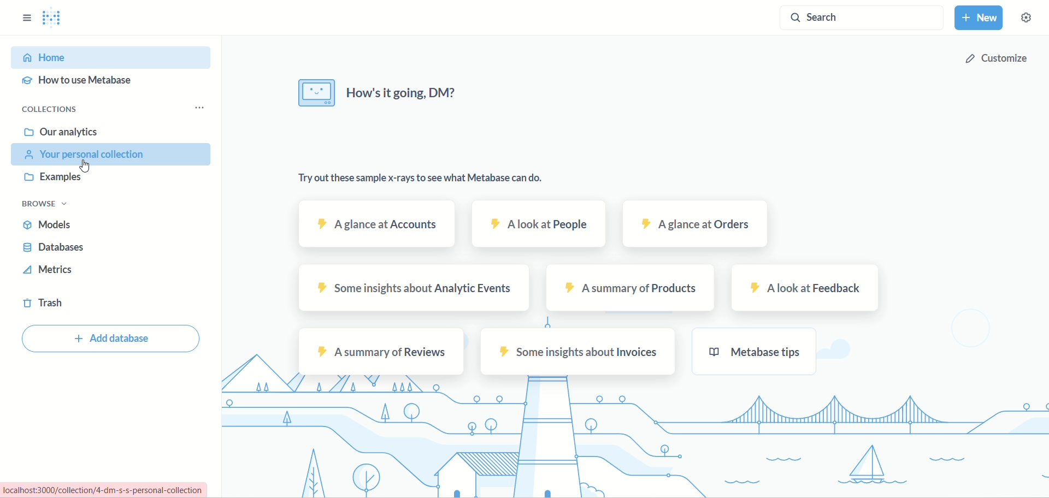 Image resolution: width=1049 pixels, height=498 pixels. I want to click on trash, so click(46, 305).